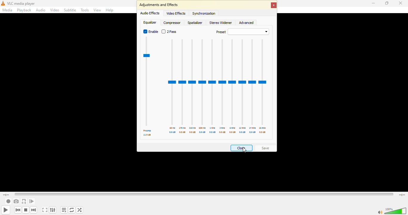 Image resolution: width=408 pixels, height=215 pixels. I want to click on preamp meter, so click(147, 56).